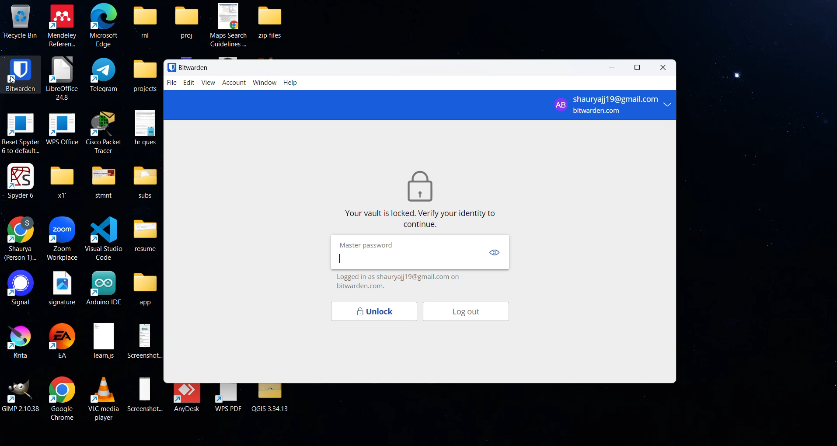  Describe the element at coordinates (275, 21) in the screenshot. I see `zip files` at that location.